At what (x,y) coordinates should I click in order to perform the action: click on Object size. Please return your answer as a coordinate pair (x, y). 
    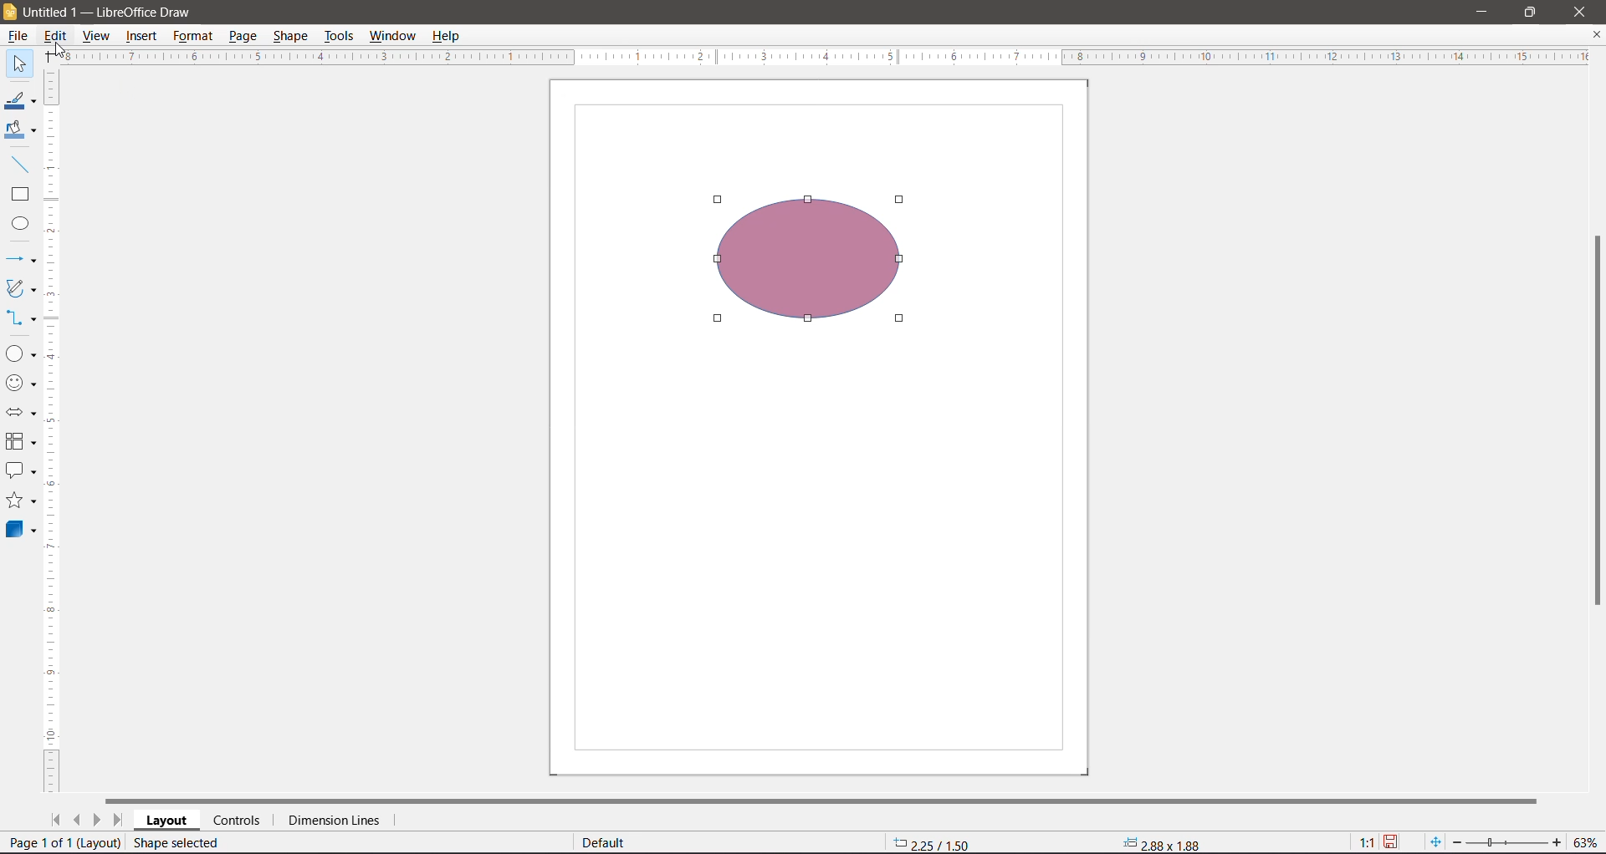
    Looking at the image, I should click on (1165, 844).